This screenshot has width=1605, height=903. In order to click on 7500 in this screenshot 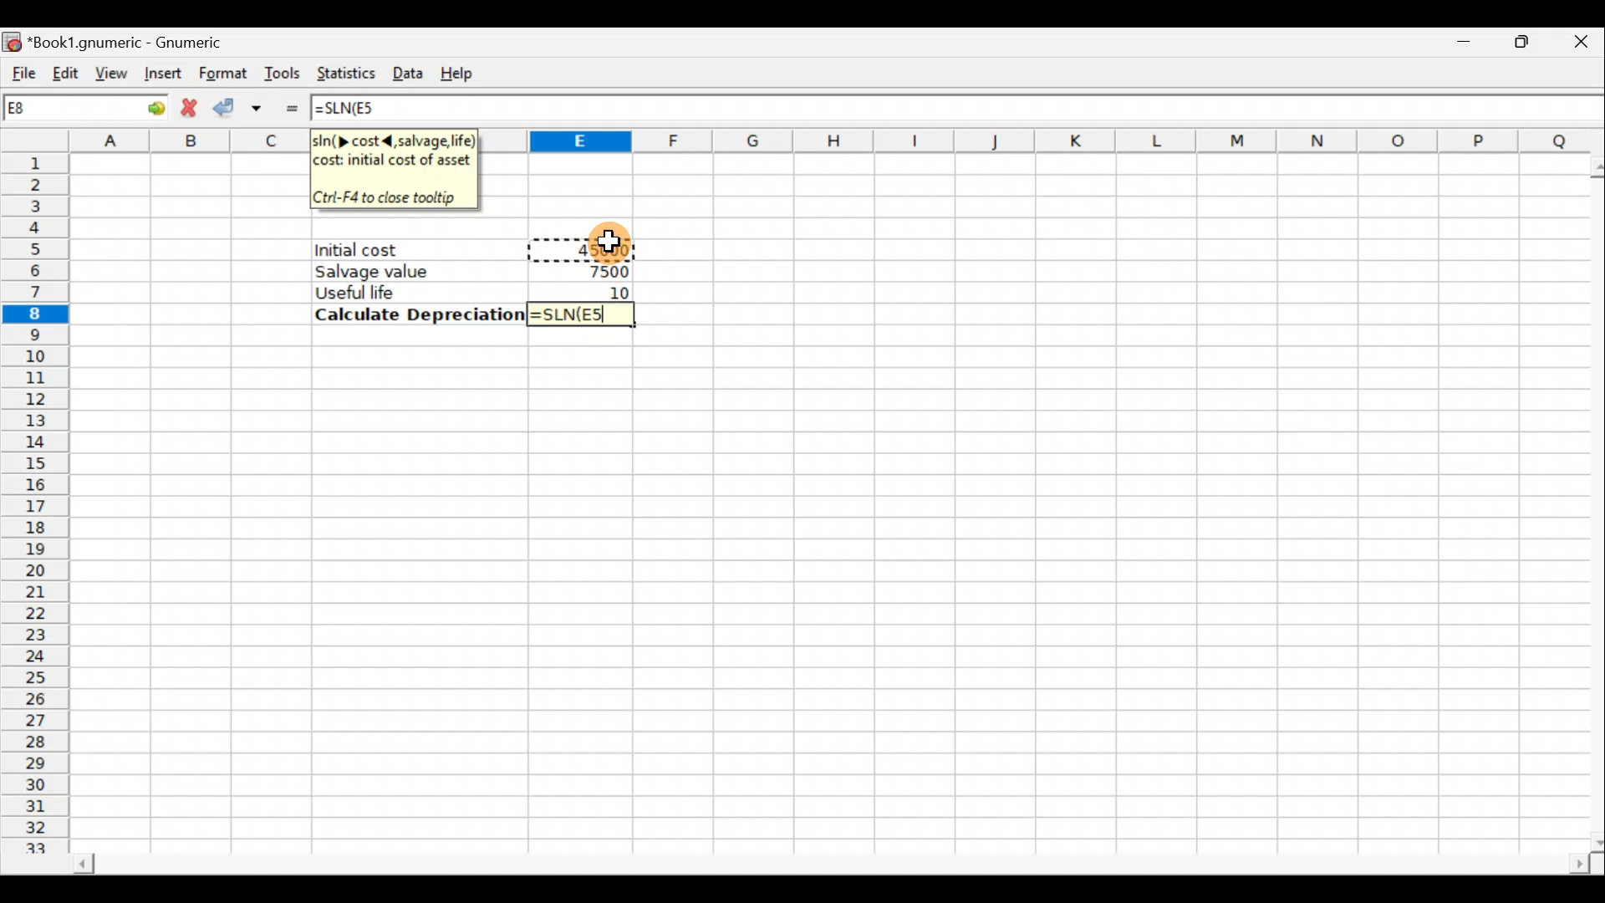, I will do `click(601, 271)`.